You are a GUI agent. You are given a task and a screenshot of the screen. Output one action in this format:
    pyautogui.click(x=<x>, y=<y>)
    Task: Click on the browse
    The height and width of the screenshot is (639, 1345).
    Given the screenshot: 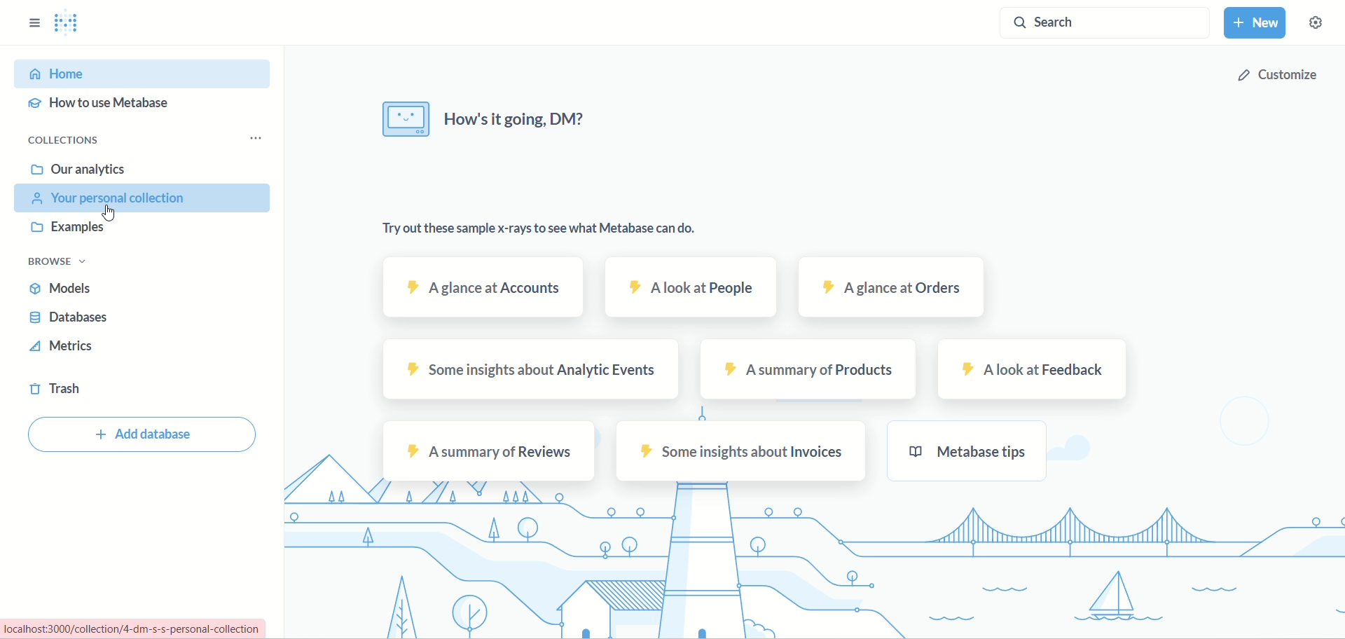 What is the action you would take?
    pyautogui.click(x=64, y=263)
    